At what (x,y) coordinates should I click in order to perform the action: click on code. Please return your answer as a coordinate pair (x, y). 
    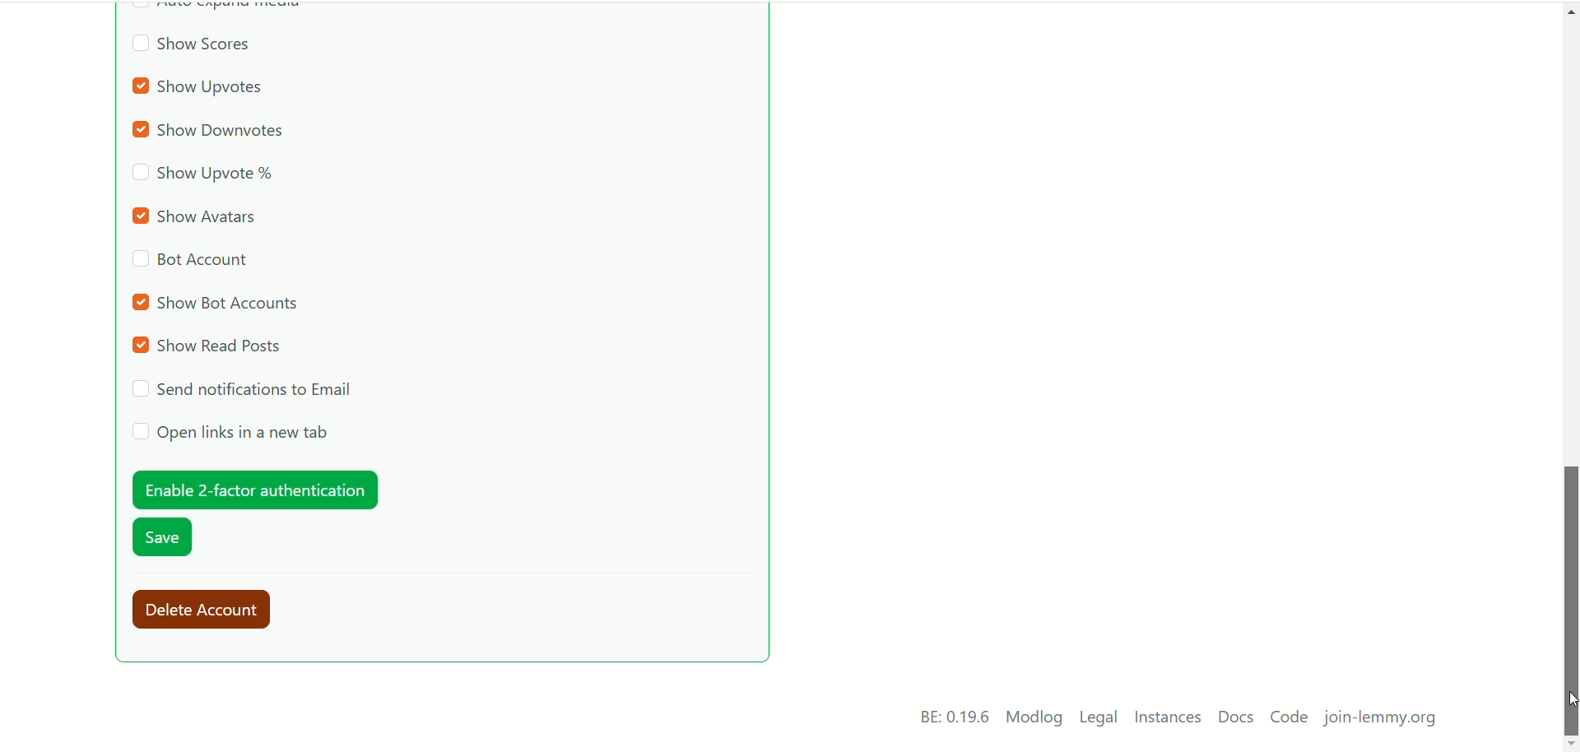
    Looking at the image, I should click on (1290, 719).